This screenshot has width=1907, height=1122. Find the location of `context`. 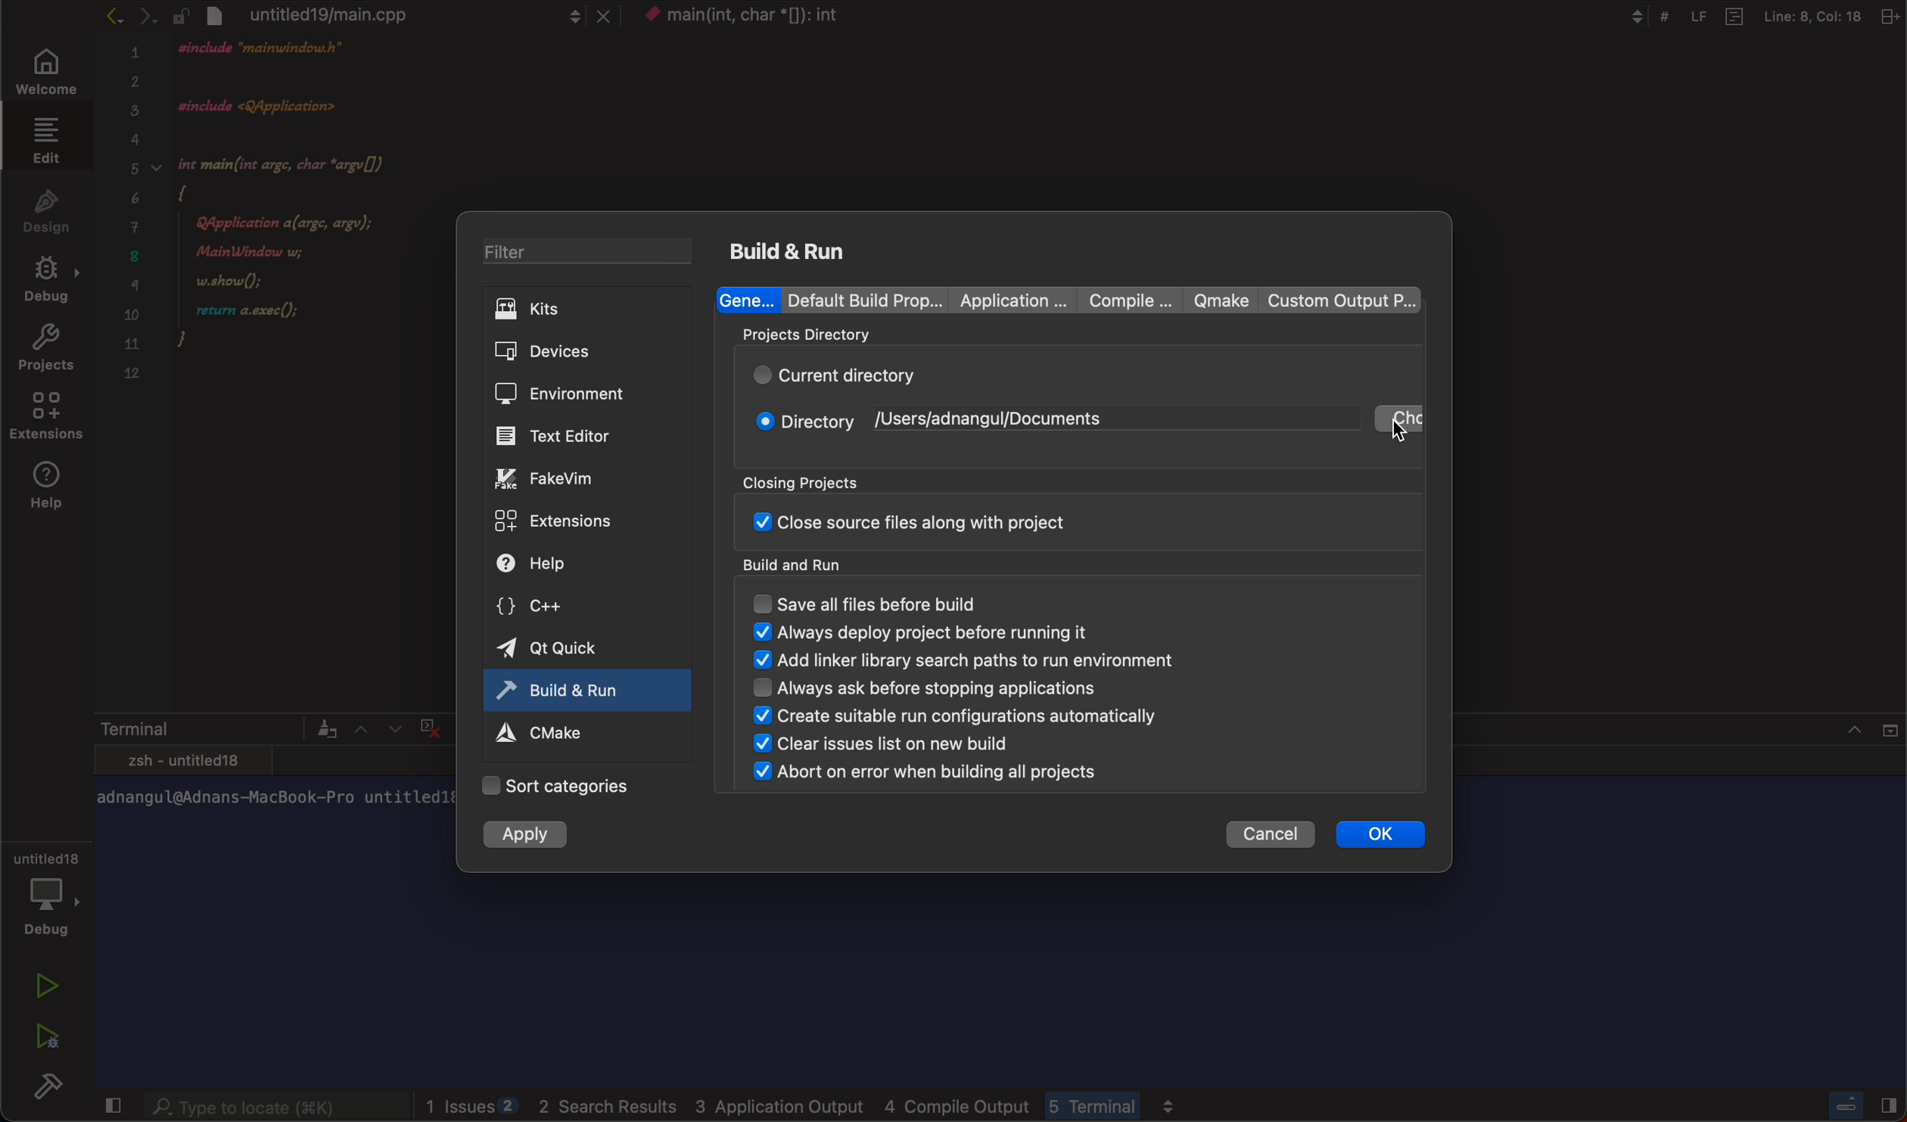

context is located at coordinates (773, 16).